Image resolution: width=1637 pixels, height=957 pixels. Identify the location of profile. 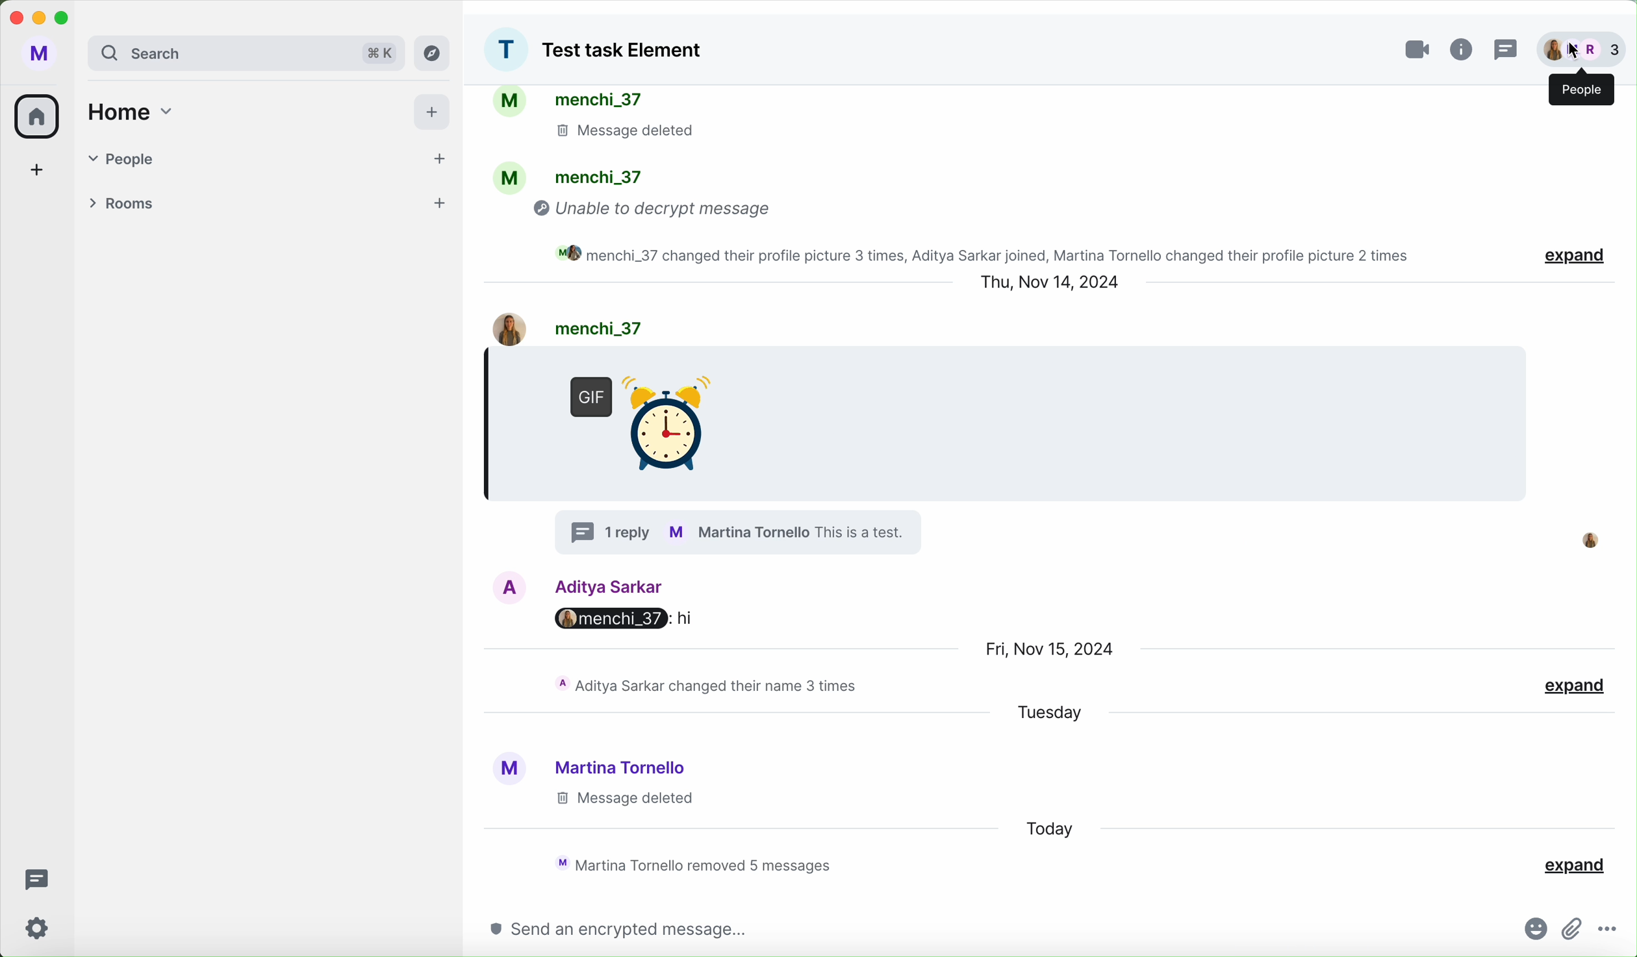
(739, 532).